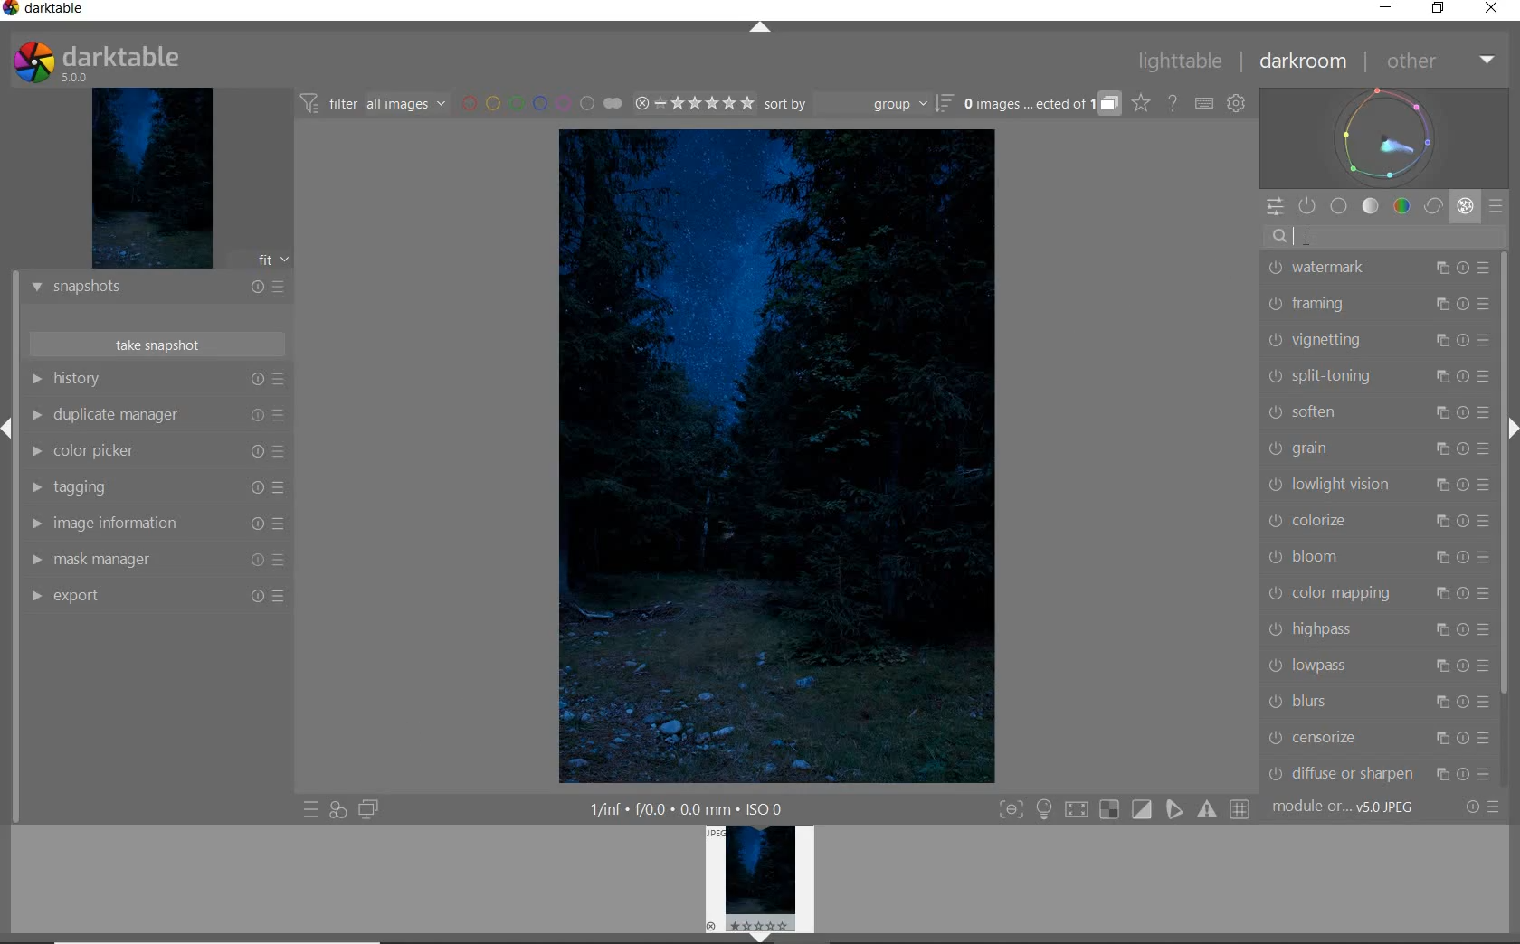  Describe the element at coordinates (9, 427) in the screenshot. I see `Expand/Collapse` at that location.